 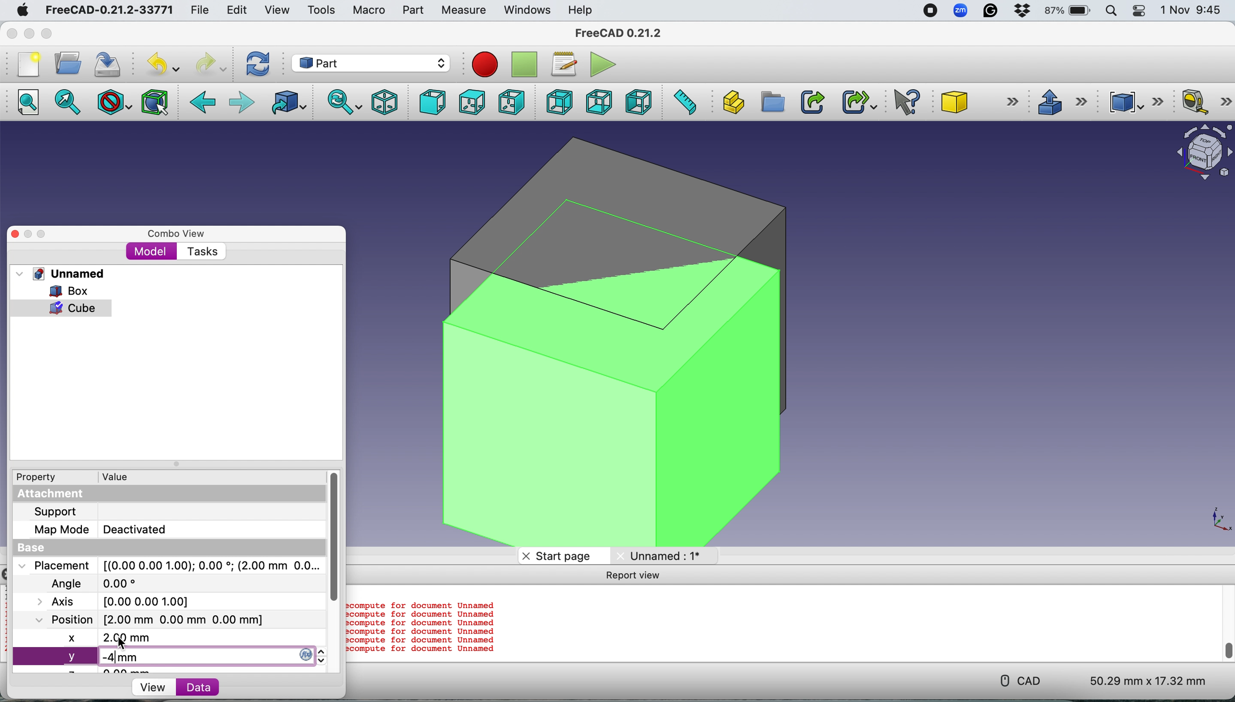 What do you see at coordinates (557, 102) in the screenshot?
I see `Rear` at bounding box center [557, 102].